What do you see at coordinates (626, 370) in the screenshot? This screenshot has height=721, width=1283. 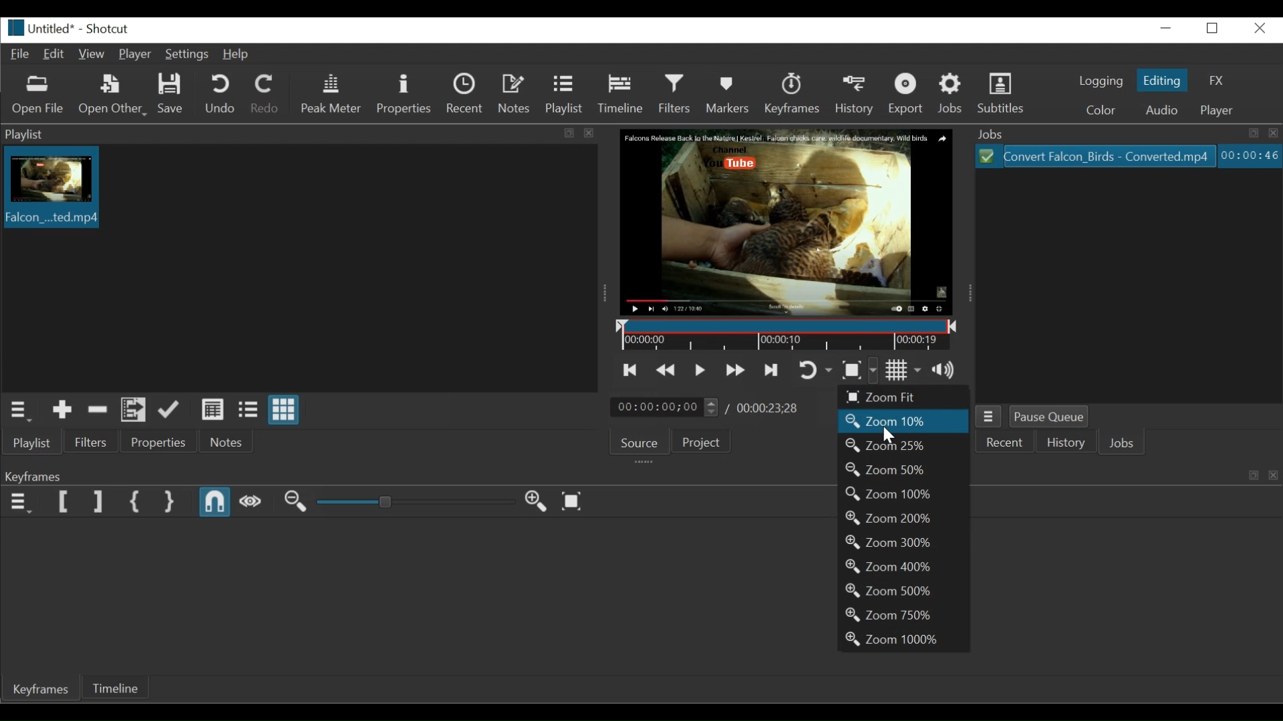 I see `Skip to the previous point` at bounding box center [626, 370].